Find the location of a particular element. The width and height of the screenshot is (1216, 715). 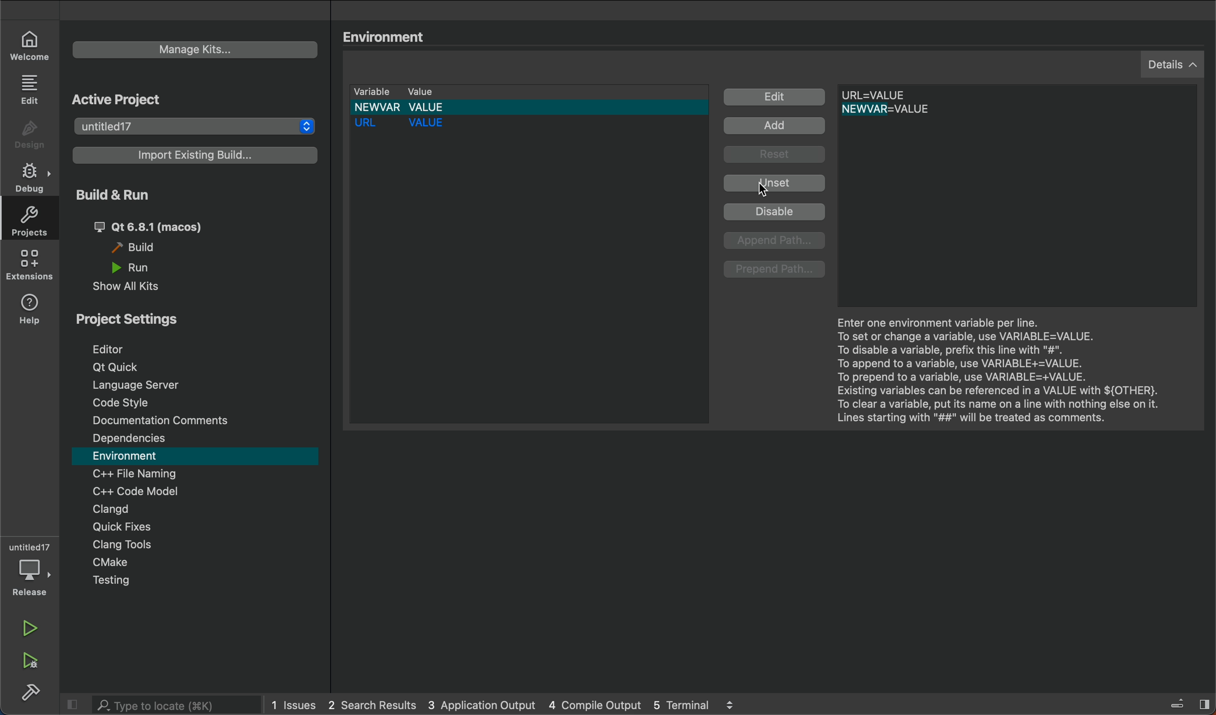

code style is located at coordinates (131, 403).